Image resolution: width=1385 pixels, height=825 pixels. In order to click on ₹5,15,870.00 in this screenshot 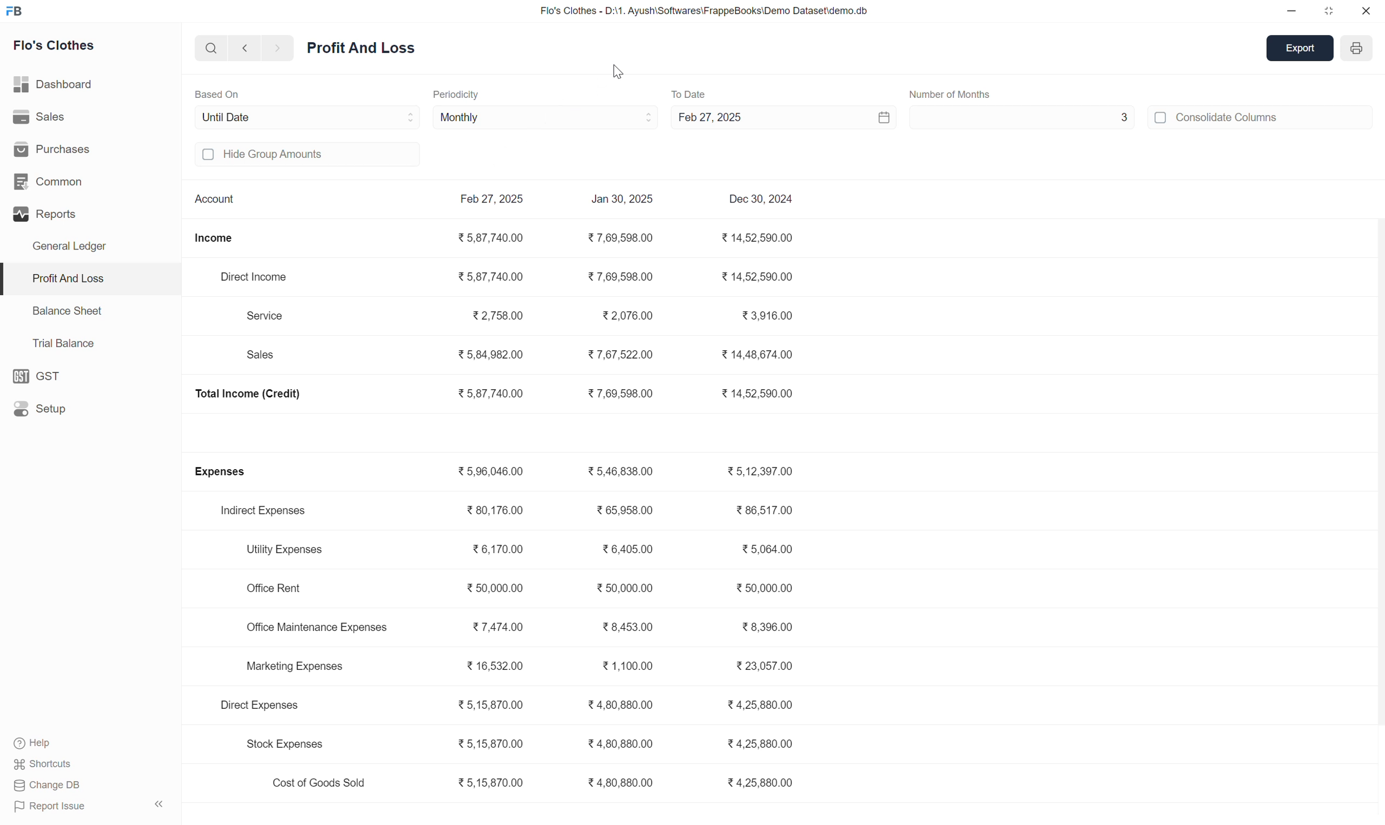, I will do `click(487, 704)`.